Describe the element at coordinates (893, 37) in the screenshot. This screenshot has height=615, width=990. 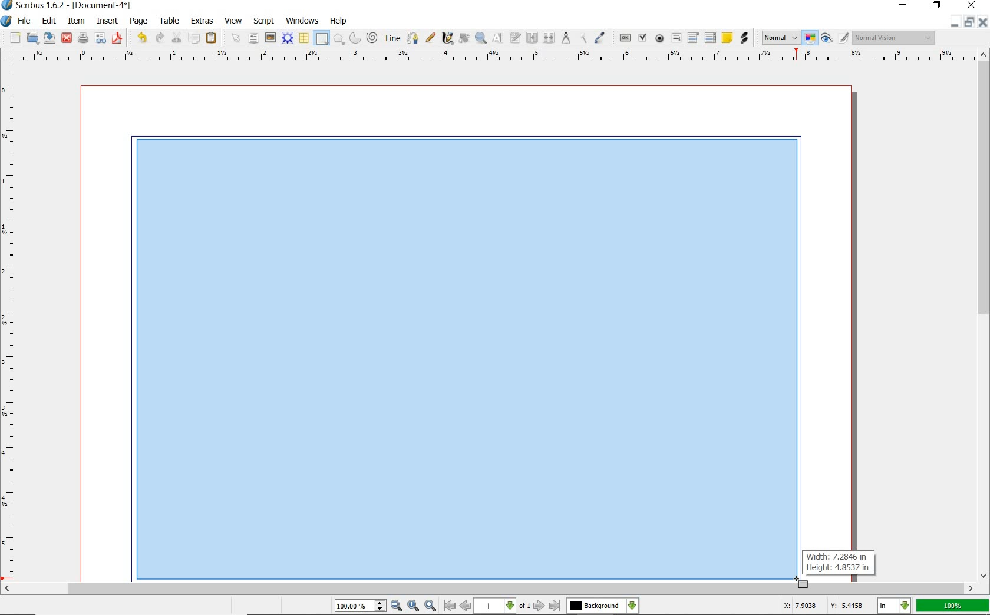
I see `Normal Vision` at that location.